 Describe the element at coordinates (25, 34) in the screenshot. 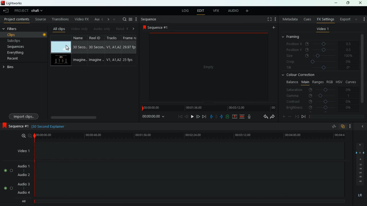

I see `clips` at that location.